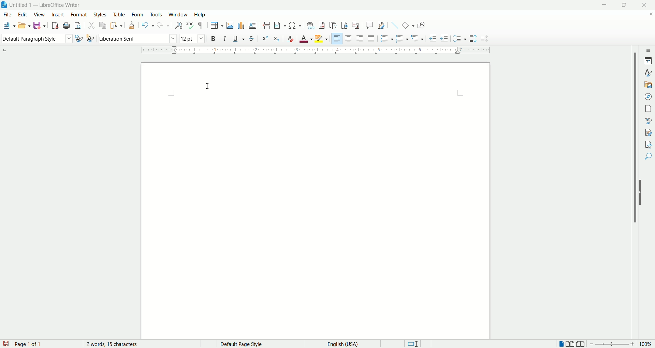 The height and width of the screenshot is (348, 655). I want to click on insert table, so click(216, 26).